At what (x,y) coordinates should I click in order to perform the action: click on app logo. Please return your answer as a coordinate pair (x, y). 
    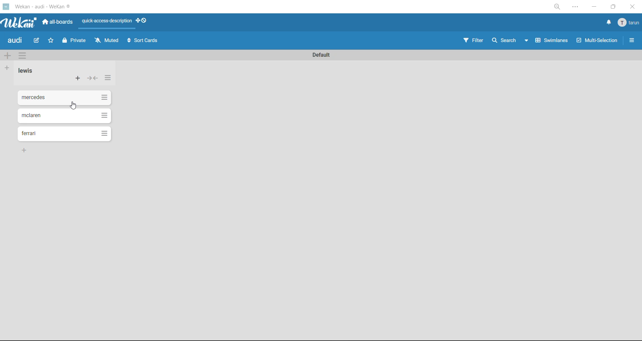
    Looking at the image, I should click on (19, 23).